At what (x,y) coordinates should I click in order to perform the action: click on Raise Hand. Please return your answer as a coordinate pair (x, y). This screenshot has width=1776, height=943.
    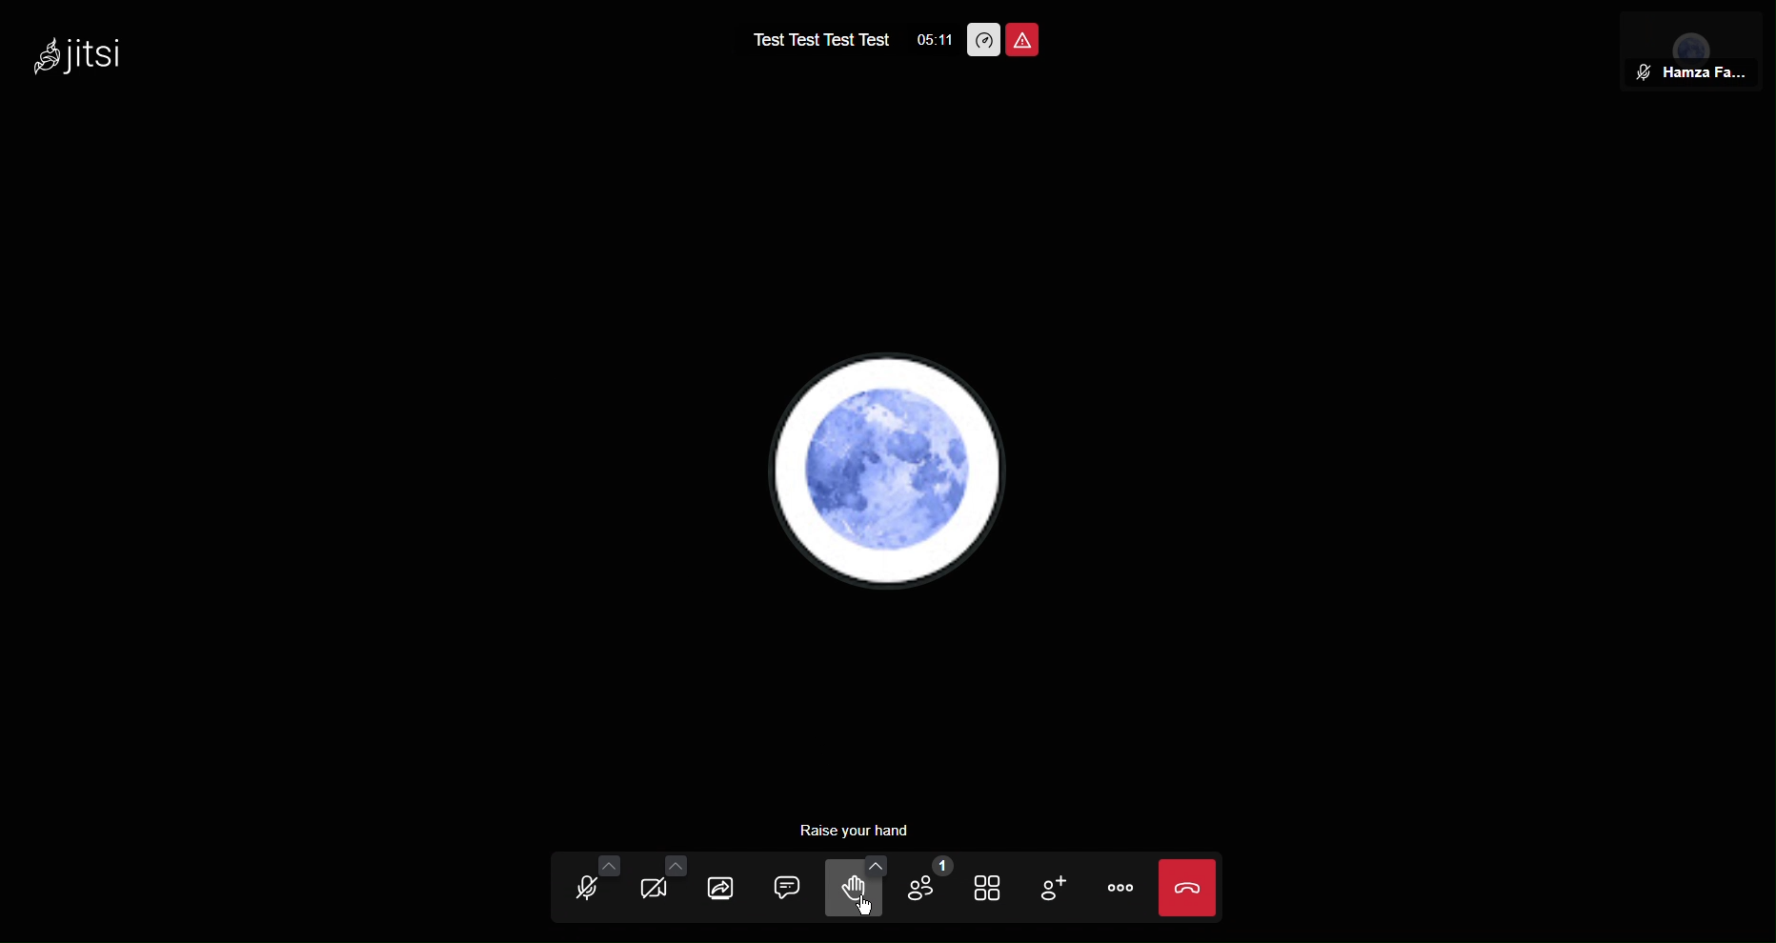
    Looking at the image, I should click on (859, 887).